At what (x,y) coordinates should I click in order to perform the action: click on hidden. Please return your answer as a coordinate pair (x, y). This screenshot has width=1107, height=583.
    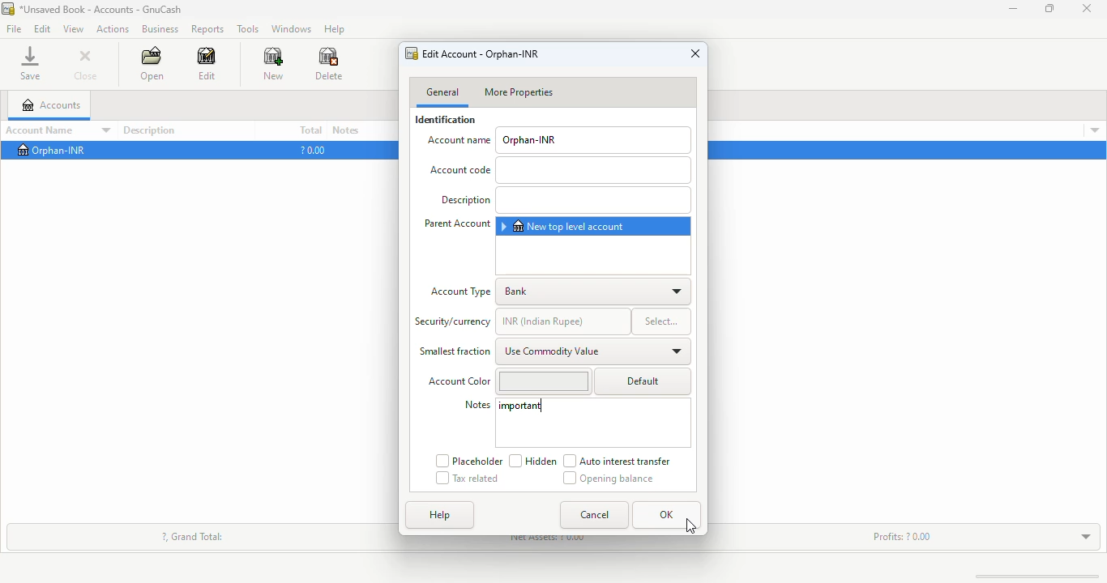
    Looking at the image, I should click on (532, 461).